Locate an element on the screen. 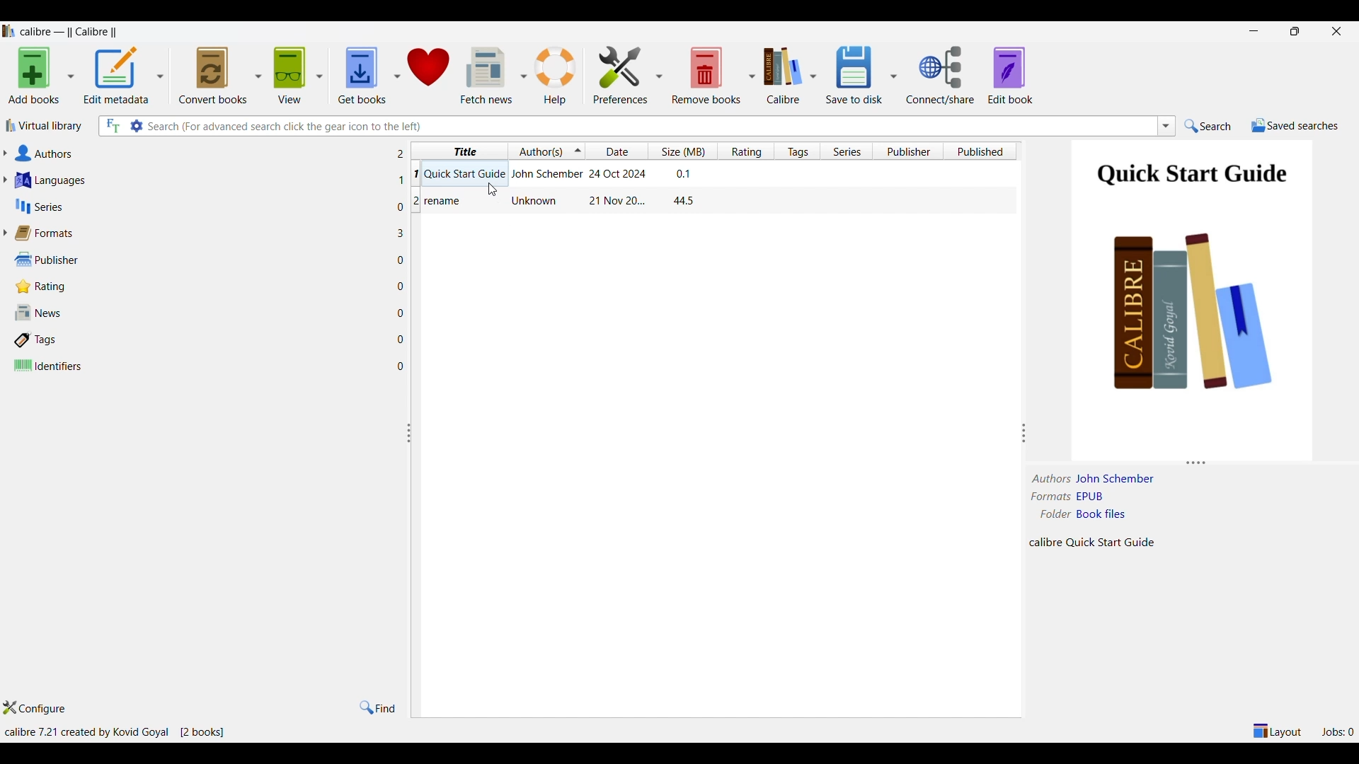  Help is located at coordinates (558, 74).